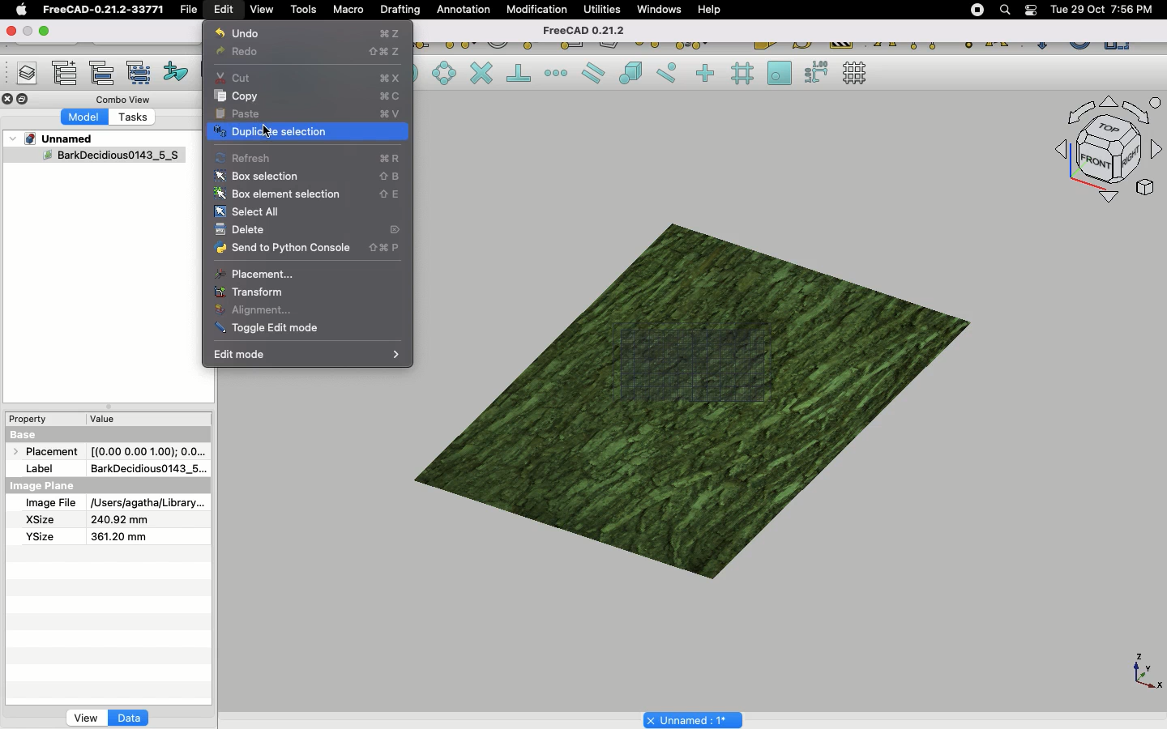 Image resolution: width=1167 pixels, height=729 pixels. I want to click on Date/time, so click(1101, 8).